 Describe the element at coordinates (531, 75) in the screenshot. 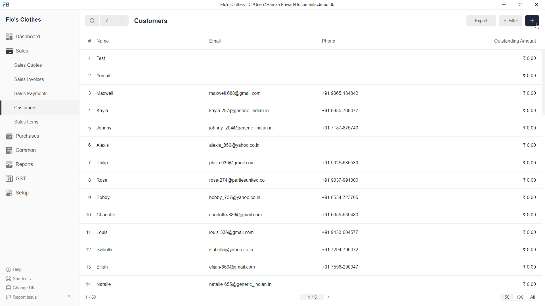

I see `0.00` at that location.